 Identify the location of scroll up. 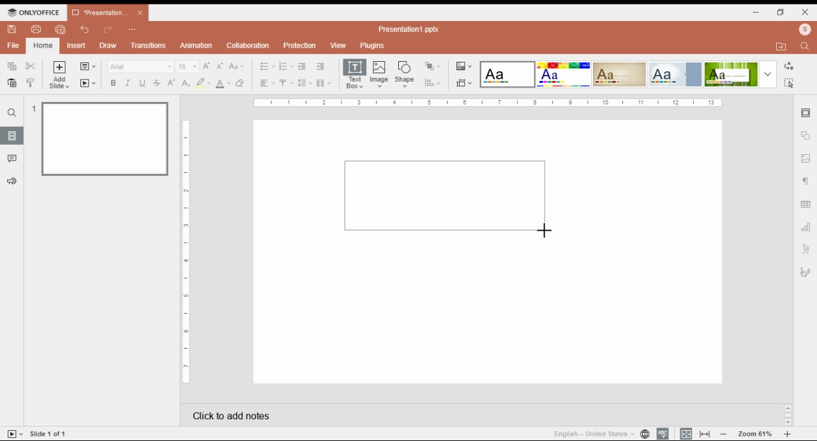
(788, 408).